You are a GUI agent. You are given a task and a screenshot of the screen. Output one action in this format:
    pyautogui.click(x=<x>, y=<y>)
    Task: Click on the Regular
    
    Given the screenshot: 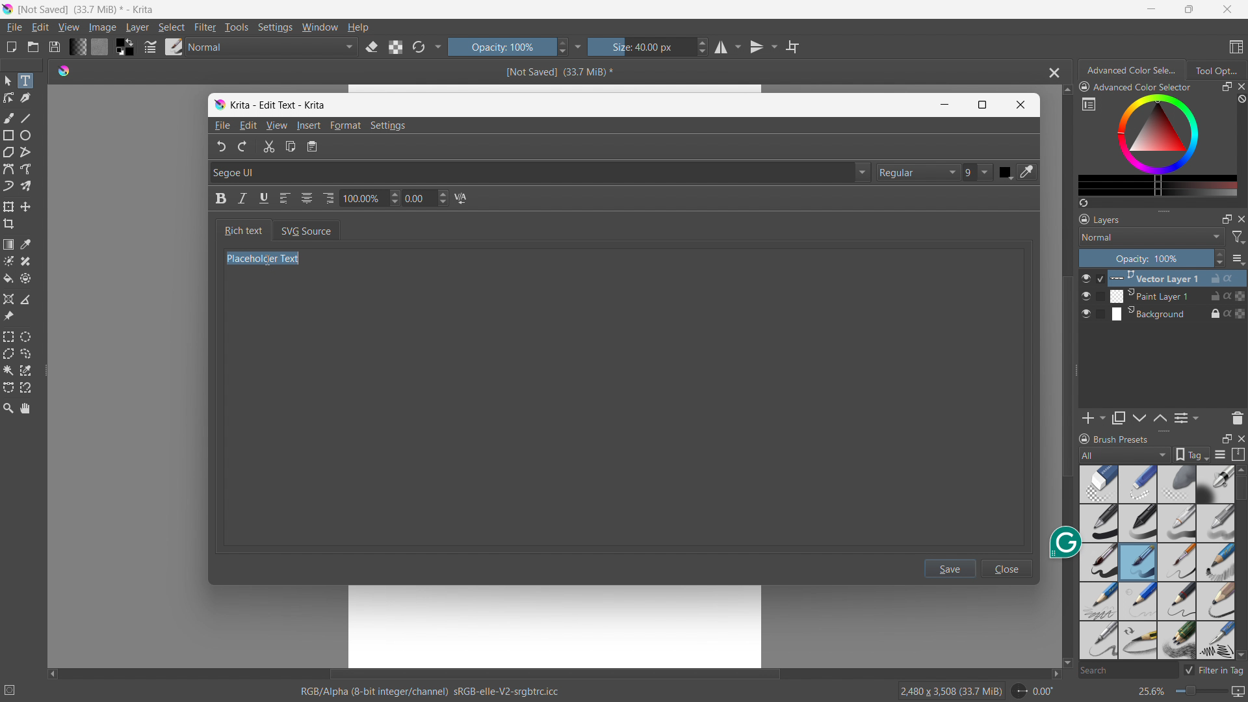 What is the action you would take?
    pyautogui.click(x=918, y=172)
    